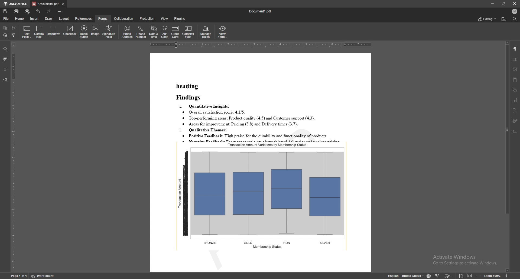 The height and width of the screenshot is (279, 520). I want to click on find, so click(515, 19).